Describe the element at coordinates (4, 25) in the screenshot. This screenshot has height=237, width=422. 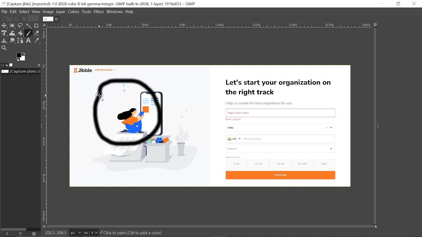
I see `Move tool` at that location.